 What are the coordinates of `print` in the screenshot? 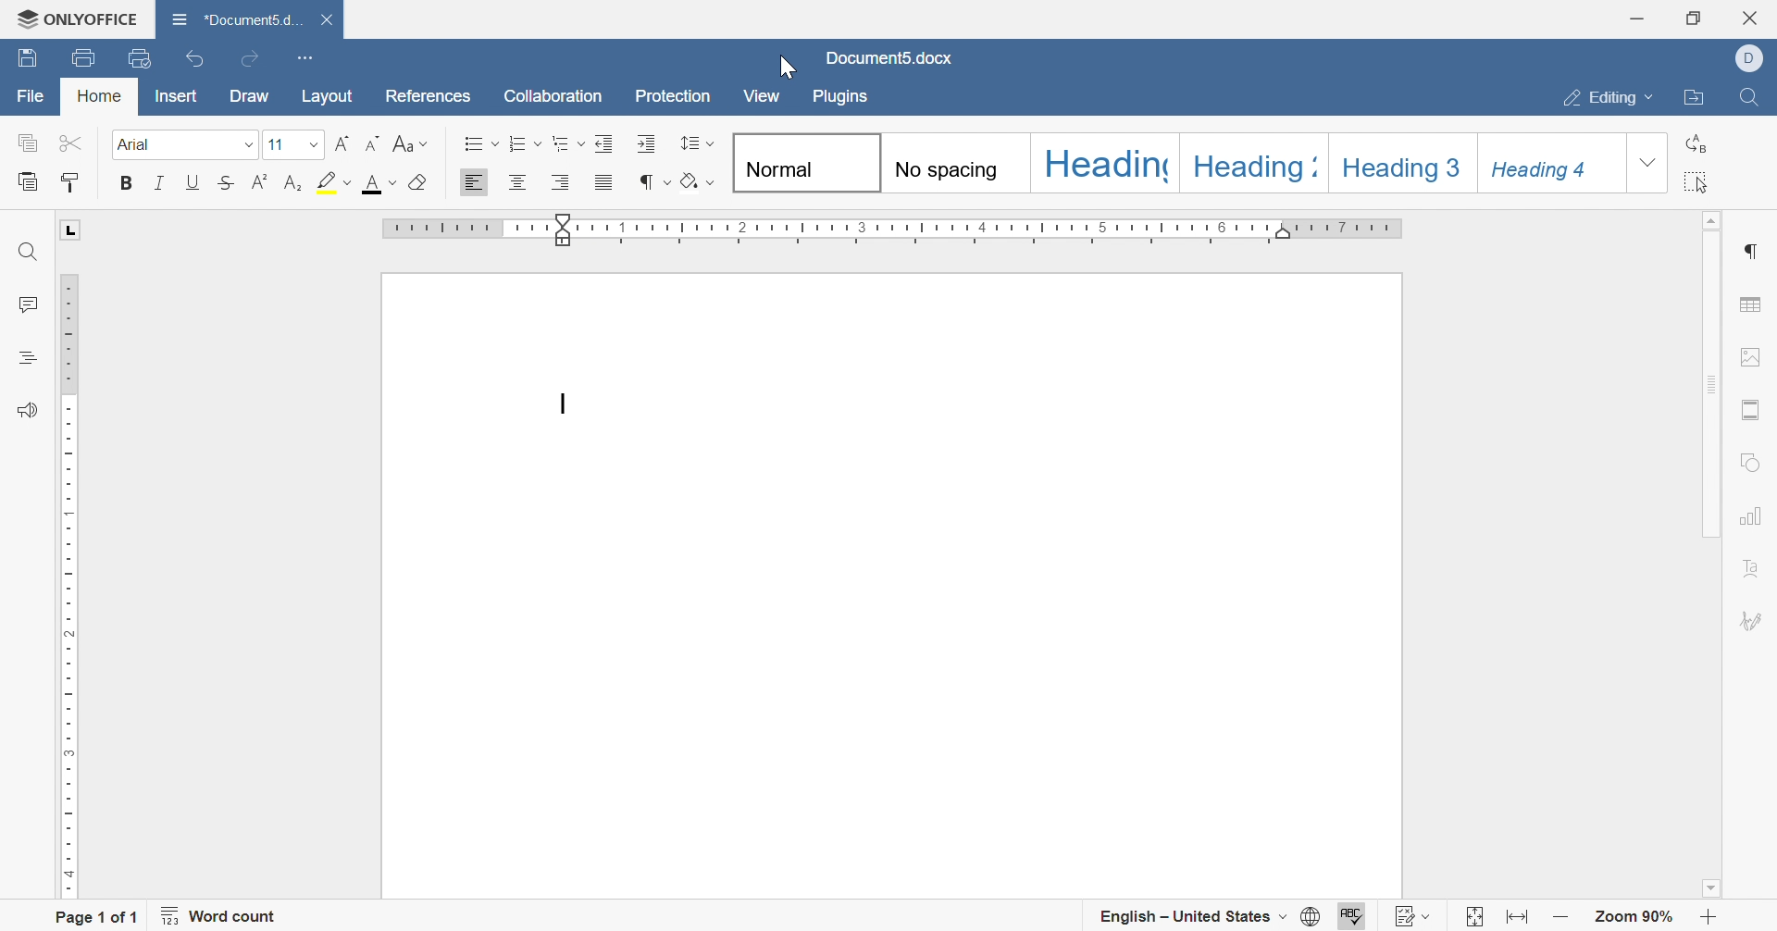 It's located at (87, 57).